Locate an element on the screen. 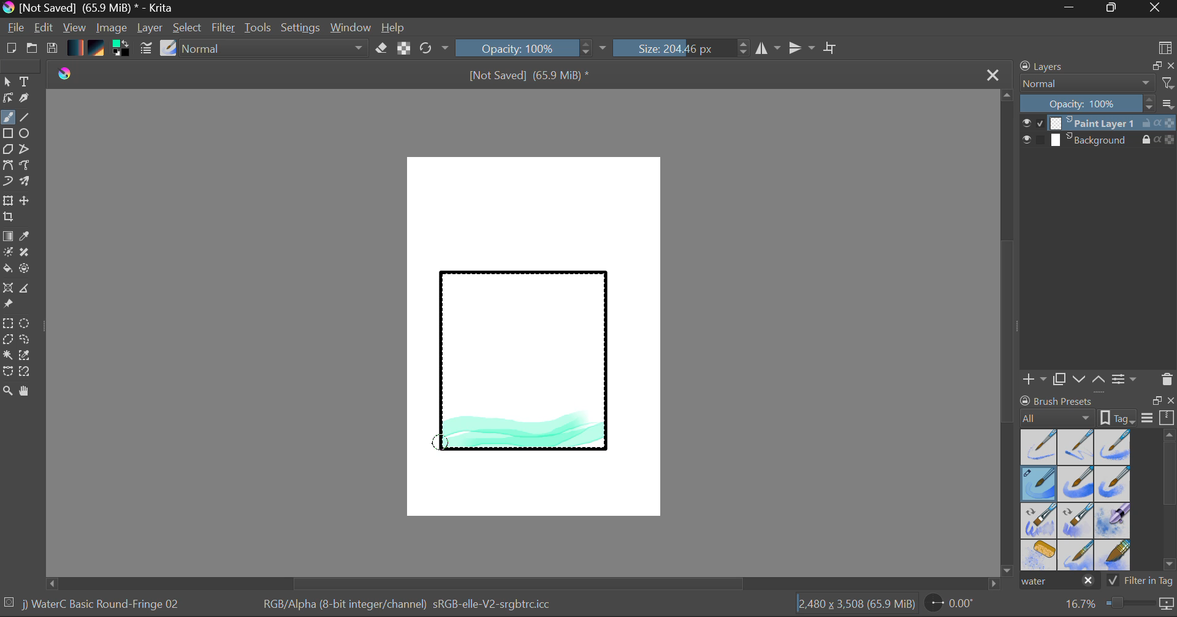  Brush Size is located at coordinates (682, 48).